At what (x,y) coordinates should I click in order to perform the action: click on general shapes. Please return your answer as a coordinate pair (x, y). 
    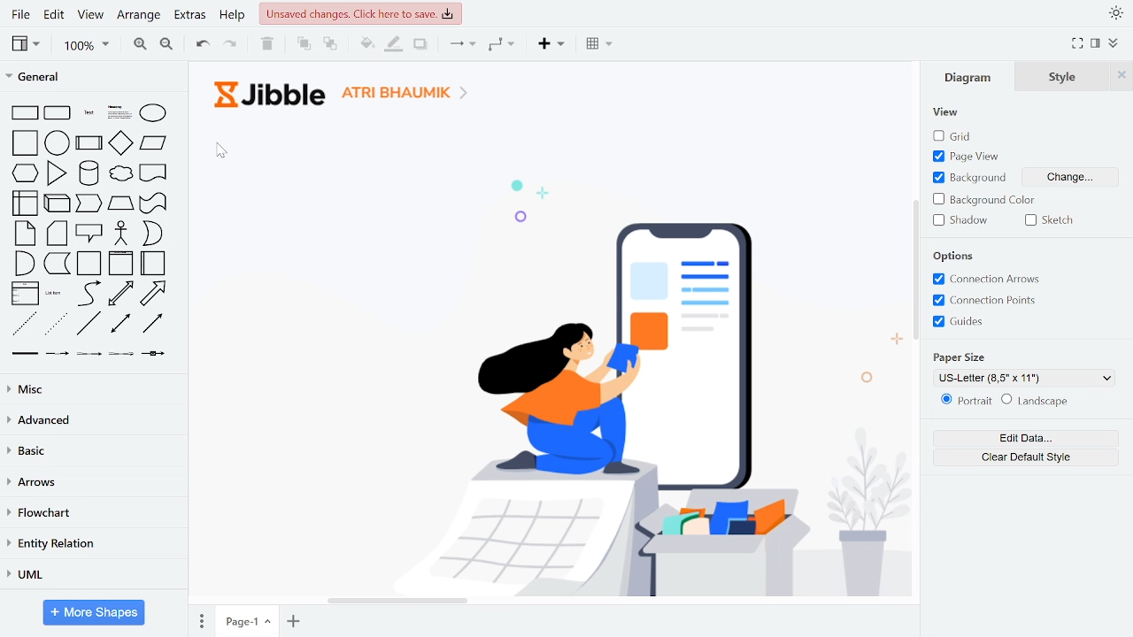
    Looking at the image, I should click on (54, 111).